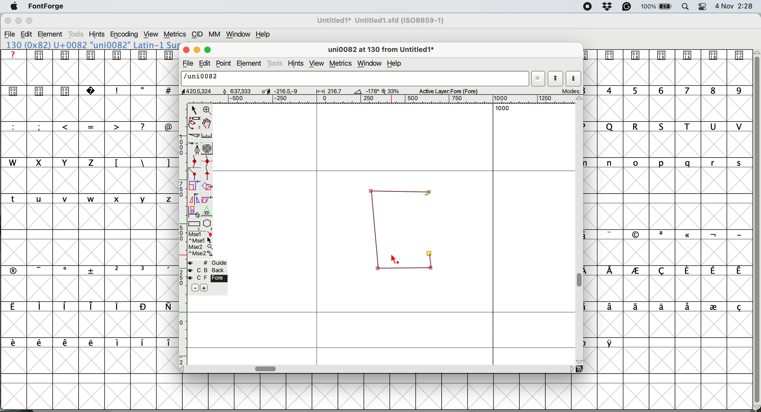  I want to click on minimise, so click(196, 49).